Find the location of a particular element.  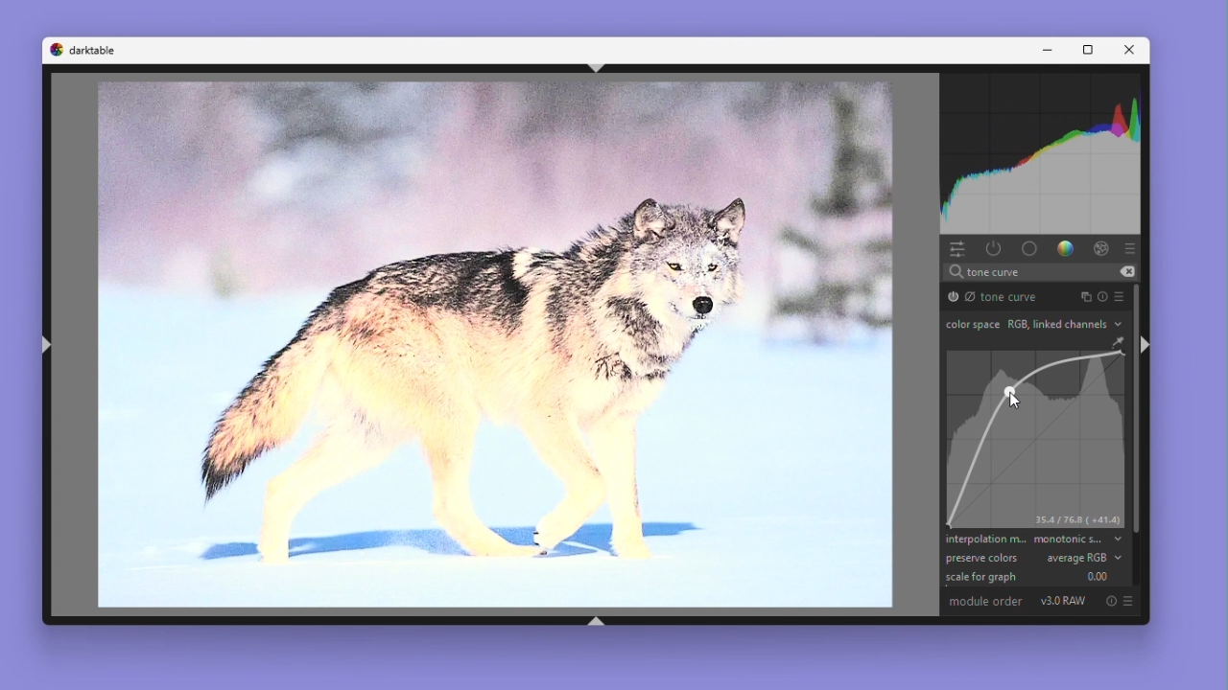

GUI Color Picker is located at coordinates (1116, 343).